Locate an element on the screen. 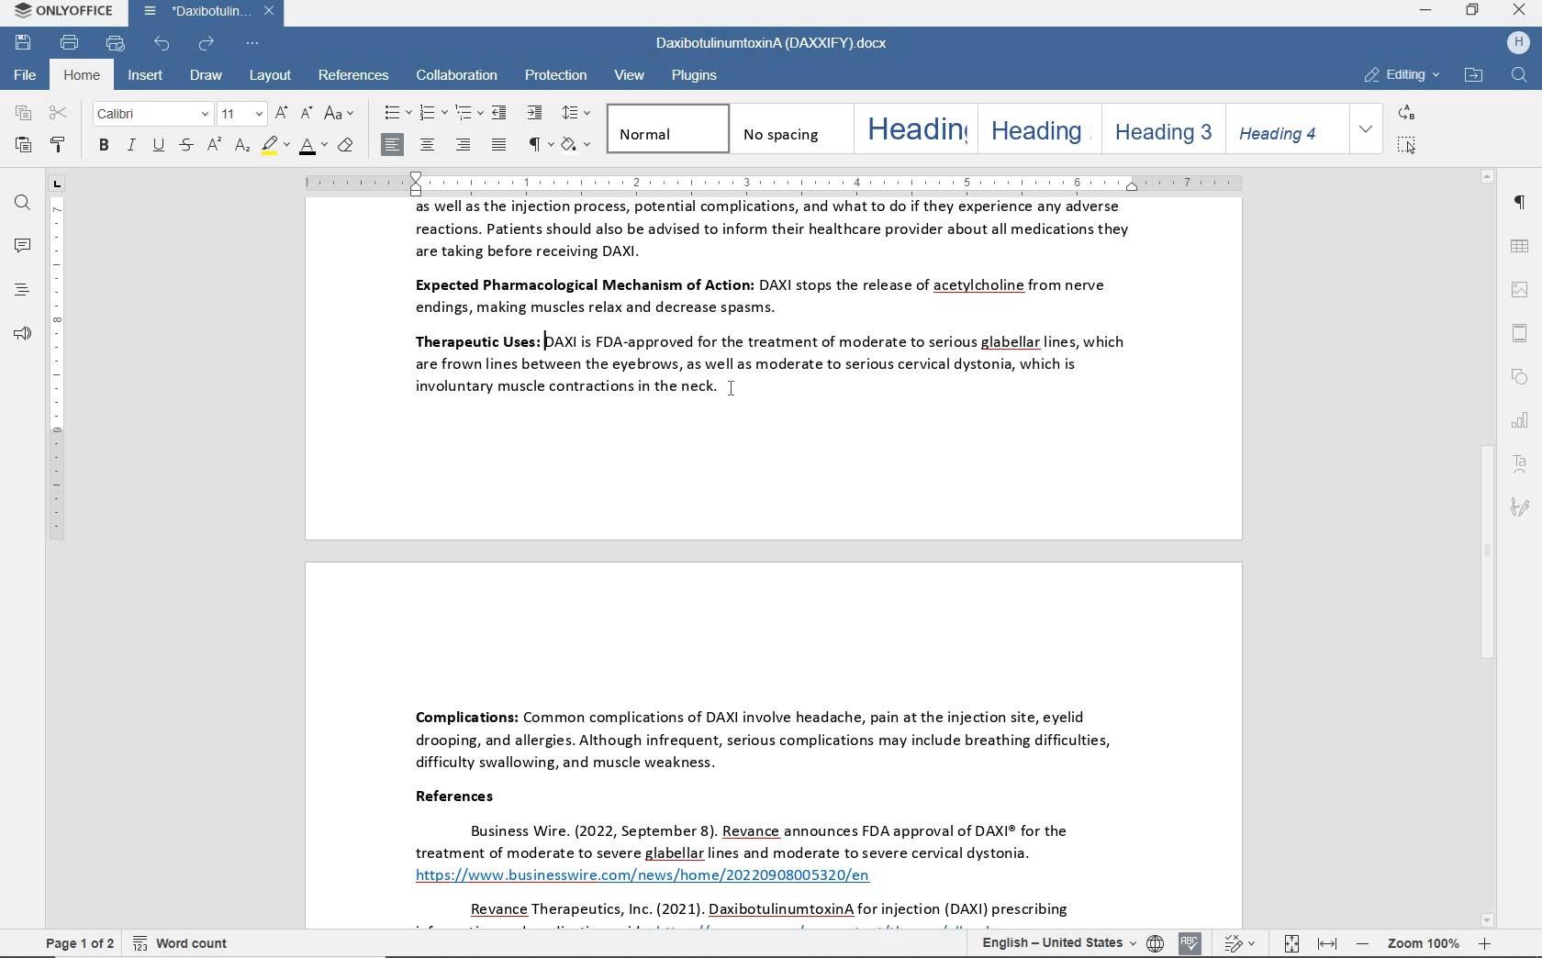  select all is located at coordinates (1407, 144).